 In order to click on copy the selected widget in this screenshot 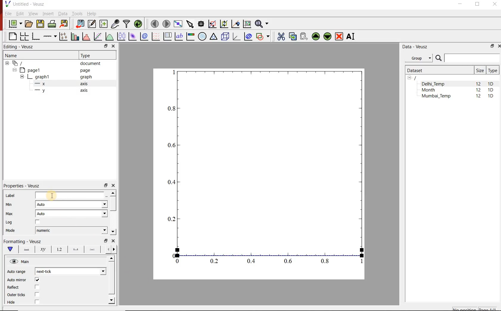, I will do `click(292, 36)`.